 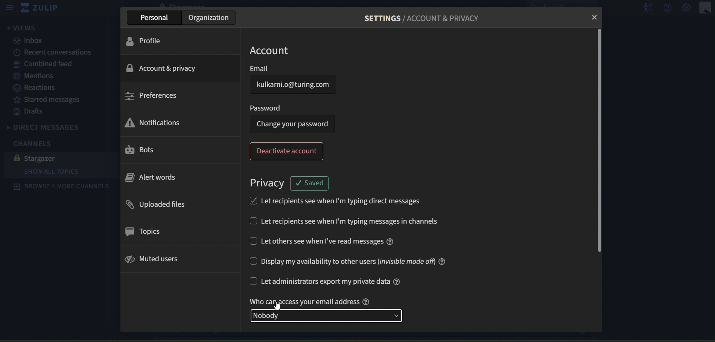 I want to click on zulip, so click(x=43, y=9).